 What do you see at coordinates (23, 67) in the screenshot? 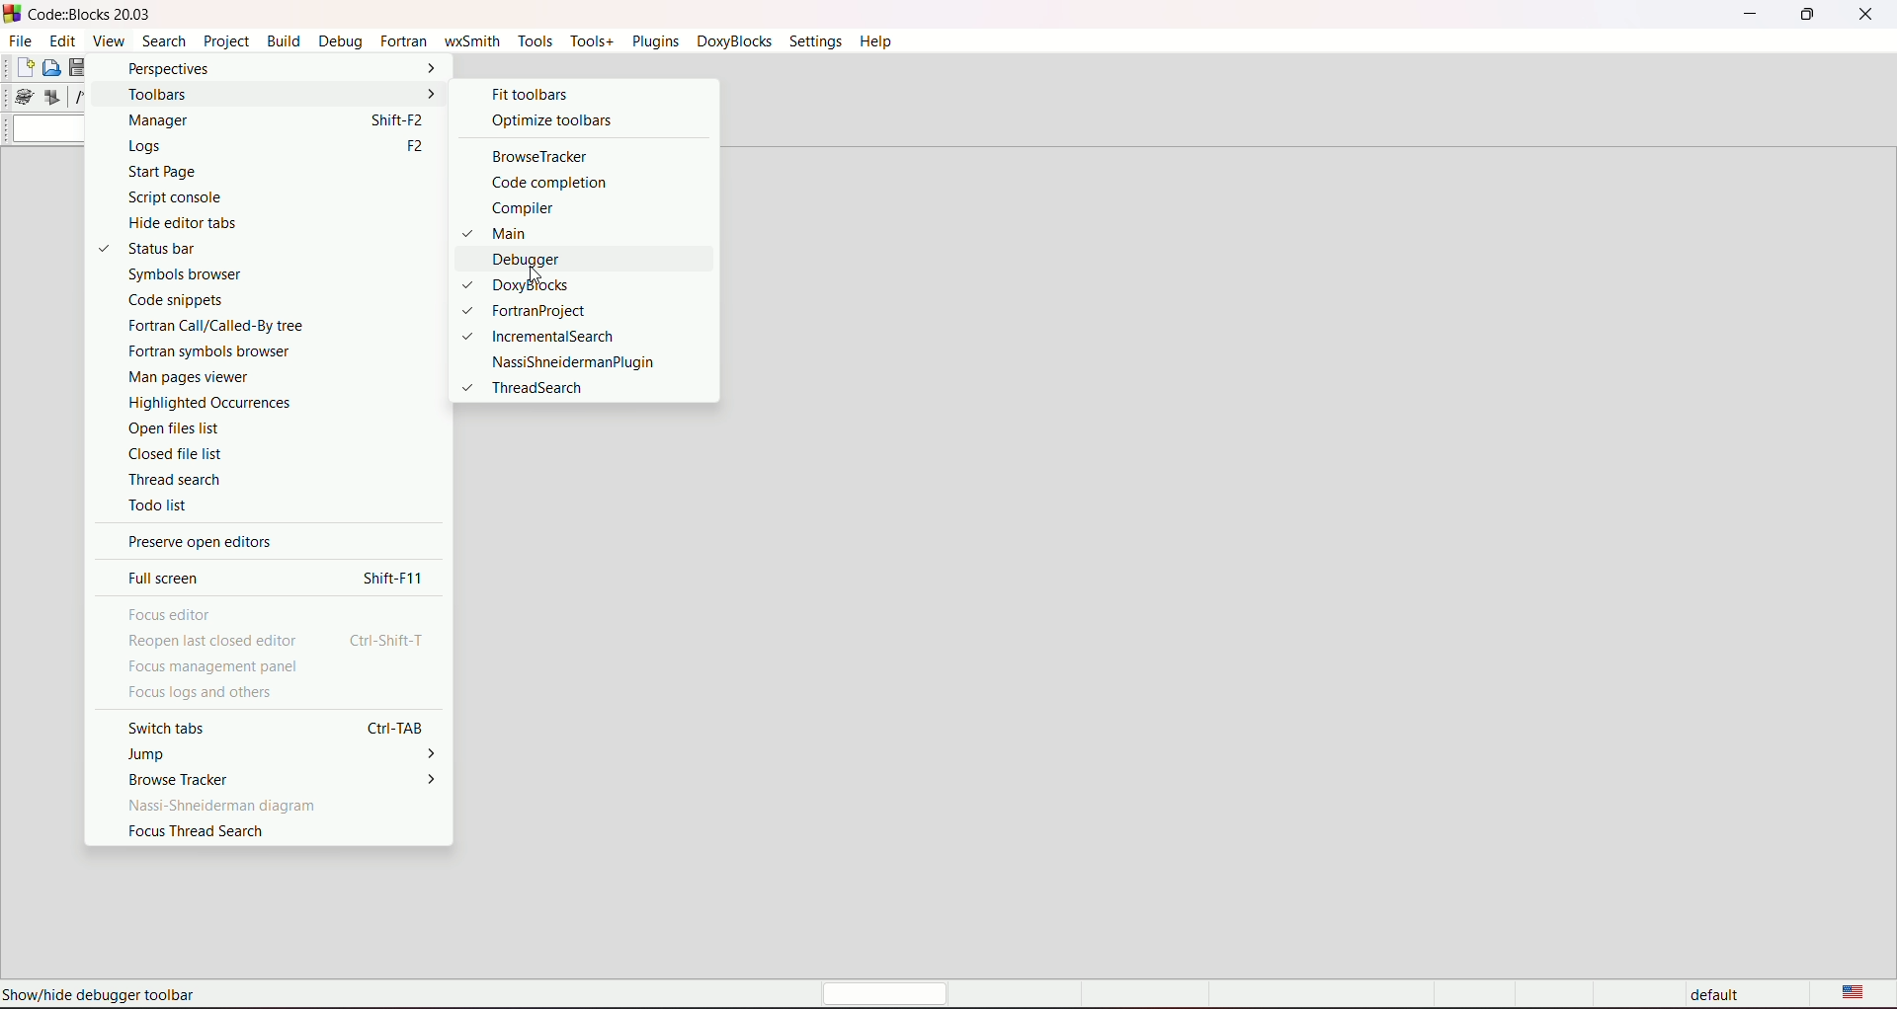
I see `new file` at bounding box center [23, 67].